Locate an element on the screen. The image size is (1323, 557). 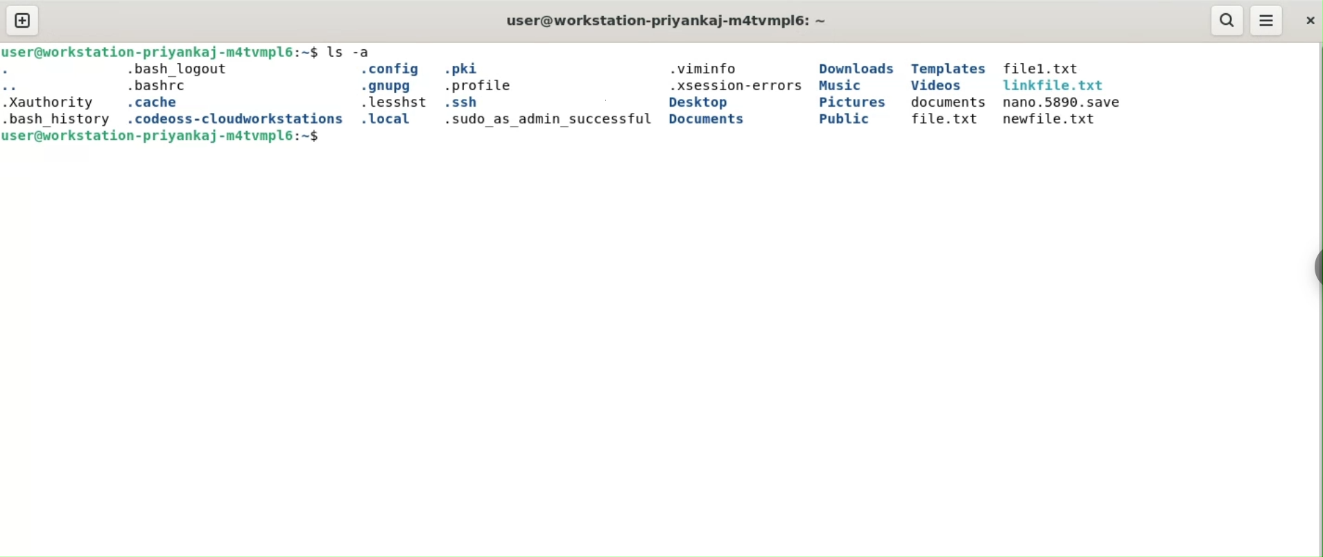
close is located at coordinates (1309, 21).